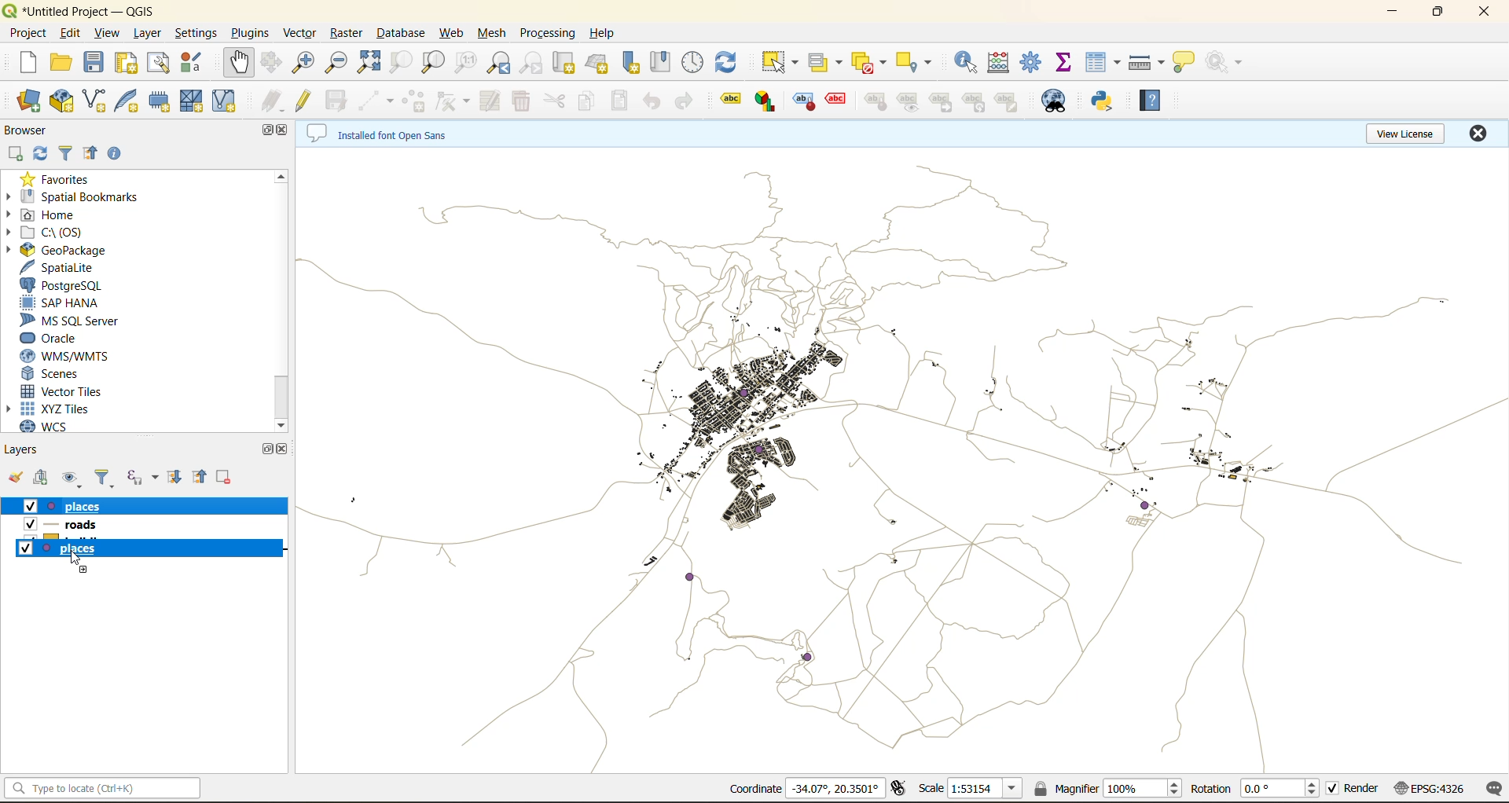 The image size is (1509, 803). Describe the element at coordinates (24, 63) in the screenshot. I see `new` at that location.